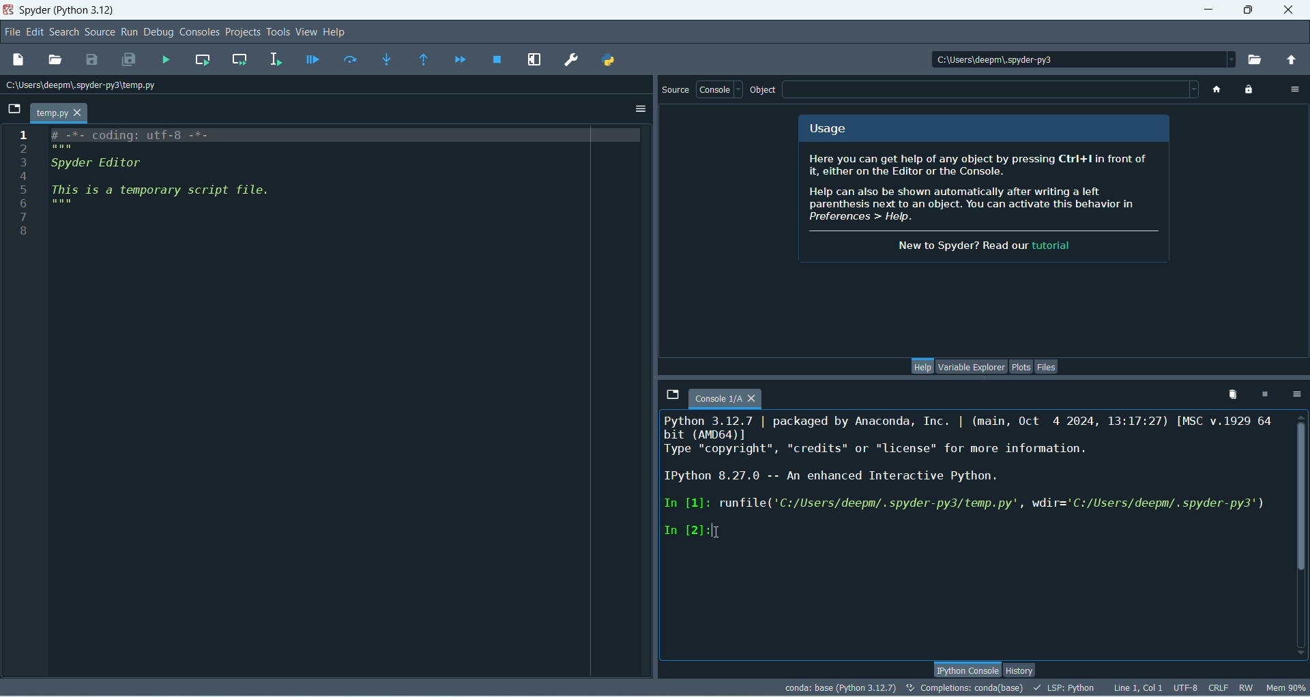 This screenshot has width=1310, height=697. Describe the element at coordinates (63, 33) in the screenshot. I see `search` at that location.